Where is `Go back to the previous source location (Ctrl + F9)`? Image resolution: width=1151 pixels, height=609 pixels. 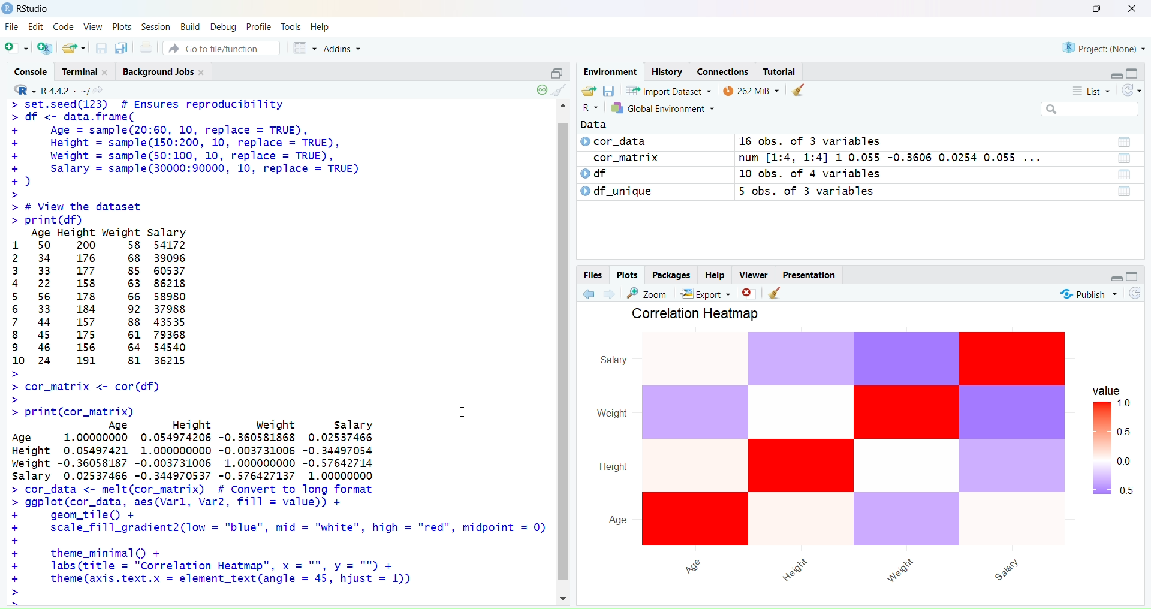
Go back to the previous source location (Ctrl + F9) is located at coordinates (590, 293).